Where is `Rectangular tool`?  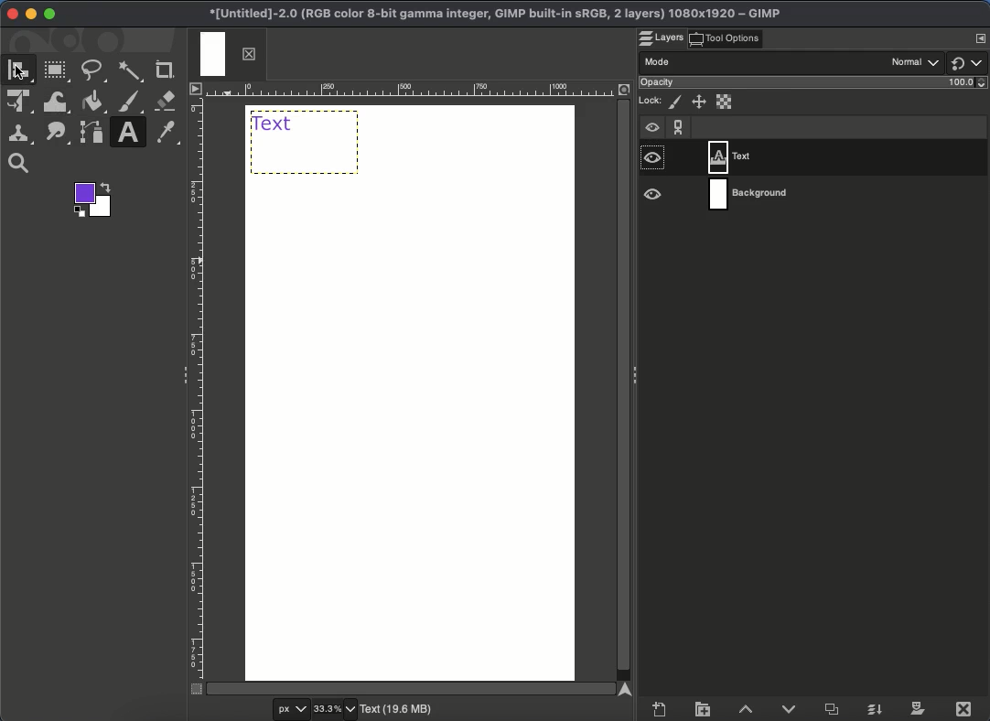 Rectangular tool is located at coordinates (58, 70).